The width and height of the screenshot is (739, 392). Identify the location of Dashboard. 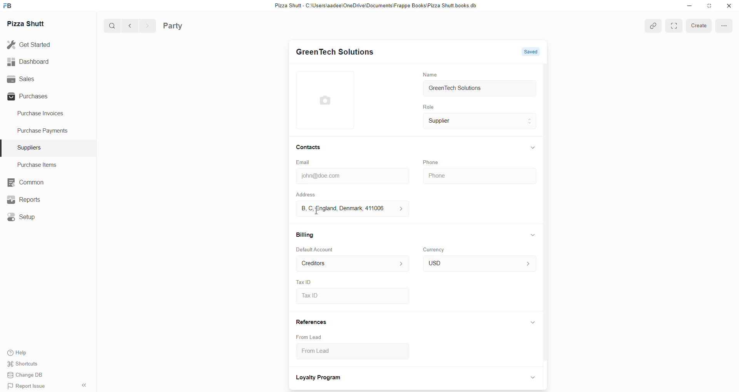
(37, 62).